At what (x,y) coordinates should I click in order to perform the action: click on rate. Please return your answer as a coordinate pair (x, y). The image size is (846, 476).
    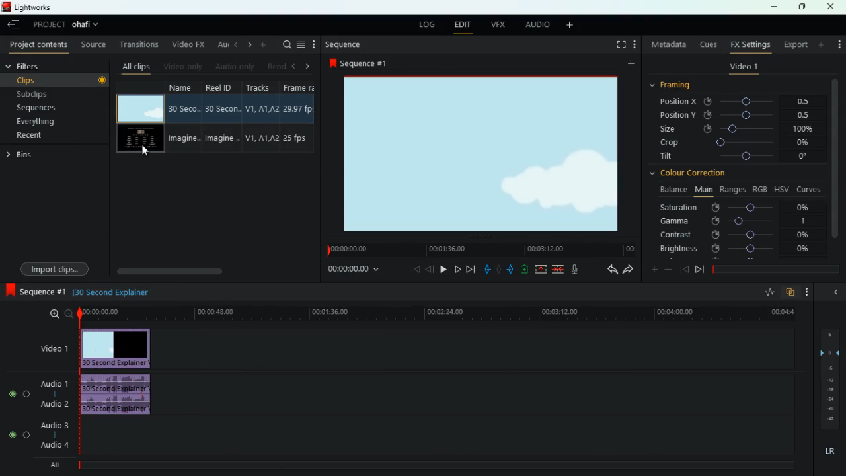
    Looking at the image, I should click on (769, 294).